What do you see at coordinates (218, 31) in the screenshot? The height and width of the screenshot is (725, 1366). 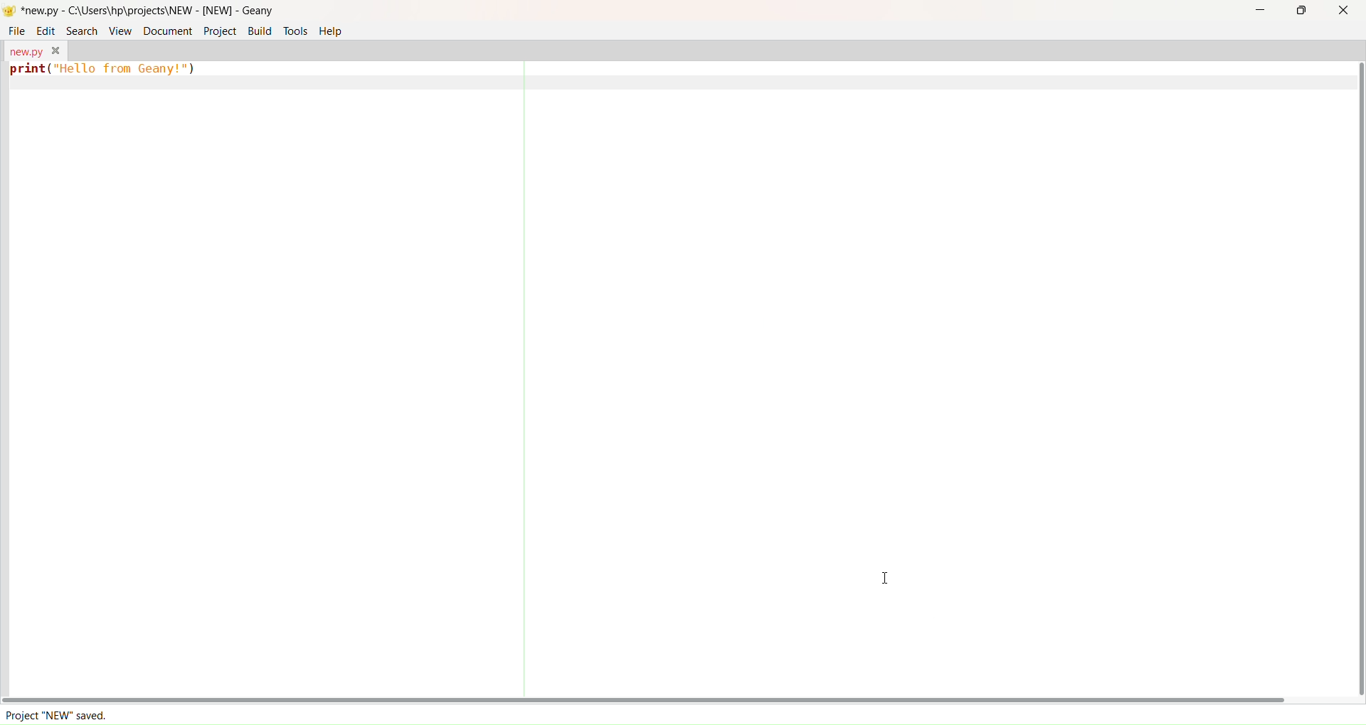 I see `project` at bounding box center [218, 31].